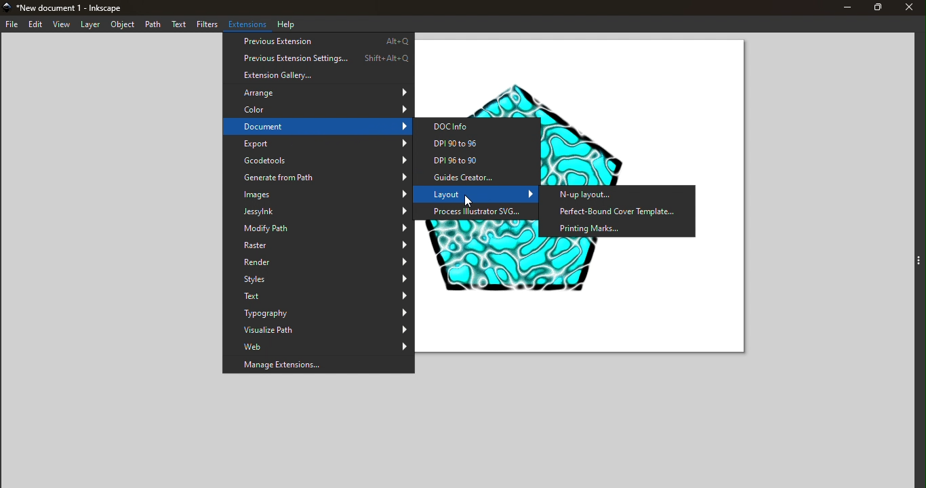  Describe the element at coordinates (318, 127) in the screenshot. I see `Document` at that location.